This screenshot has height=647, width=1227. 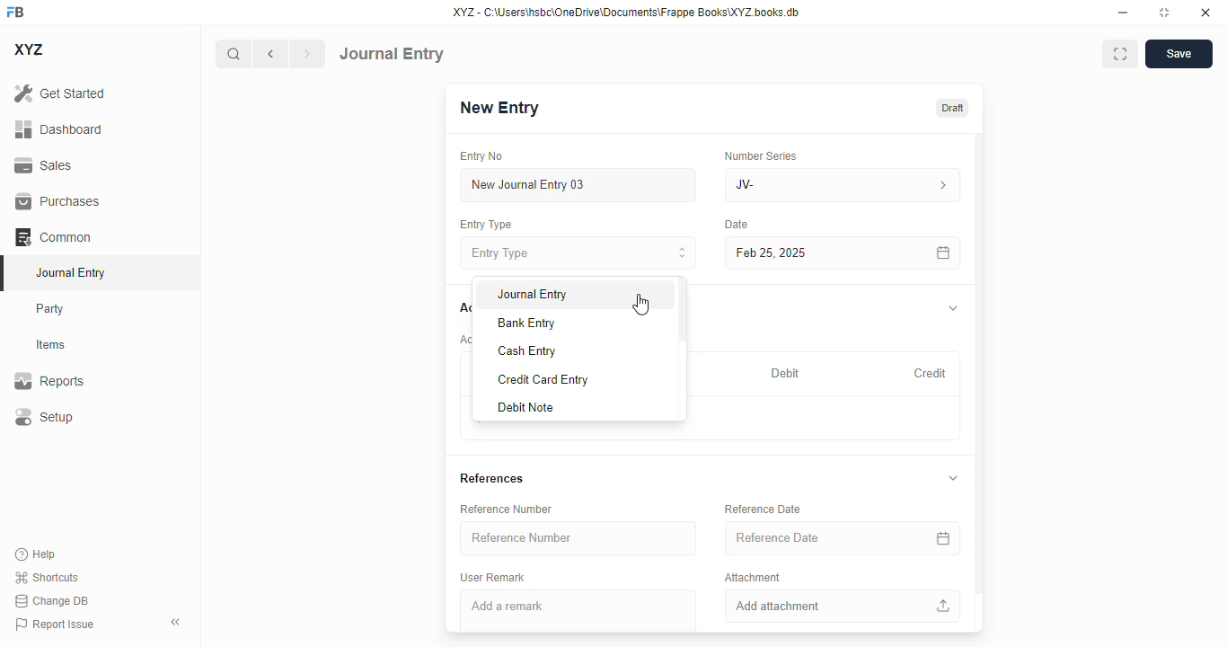 I want to click on search, so click(x=233, y=54).